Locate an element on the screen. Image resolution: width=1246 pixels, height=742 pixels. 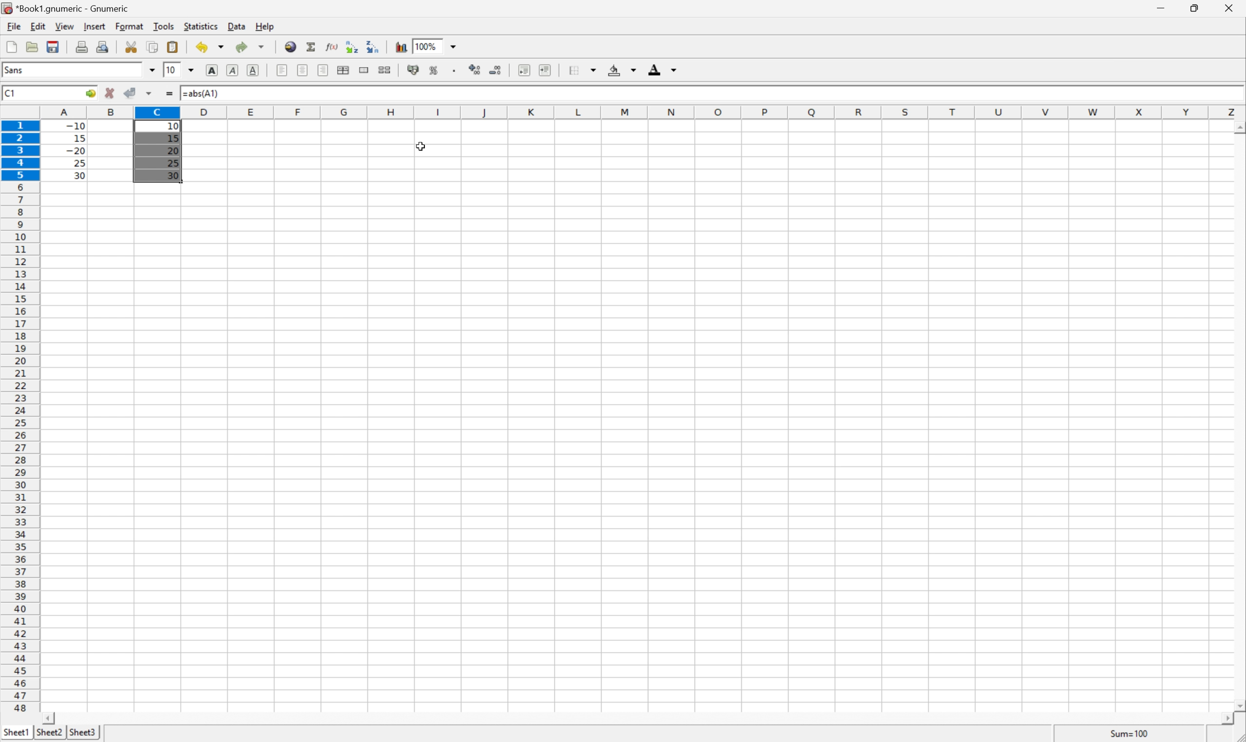
100% is located at coordinates (428, 45).